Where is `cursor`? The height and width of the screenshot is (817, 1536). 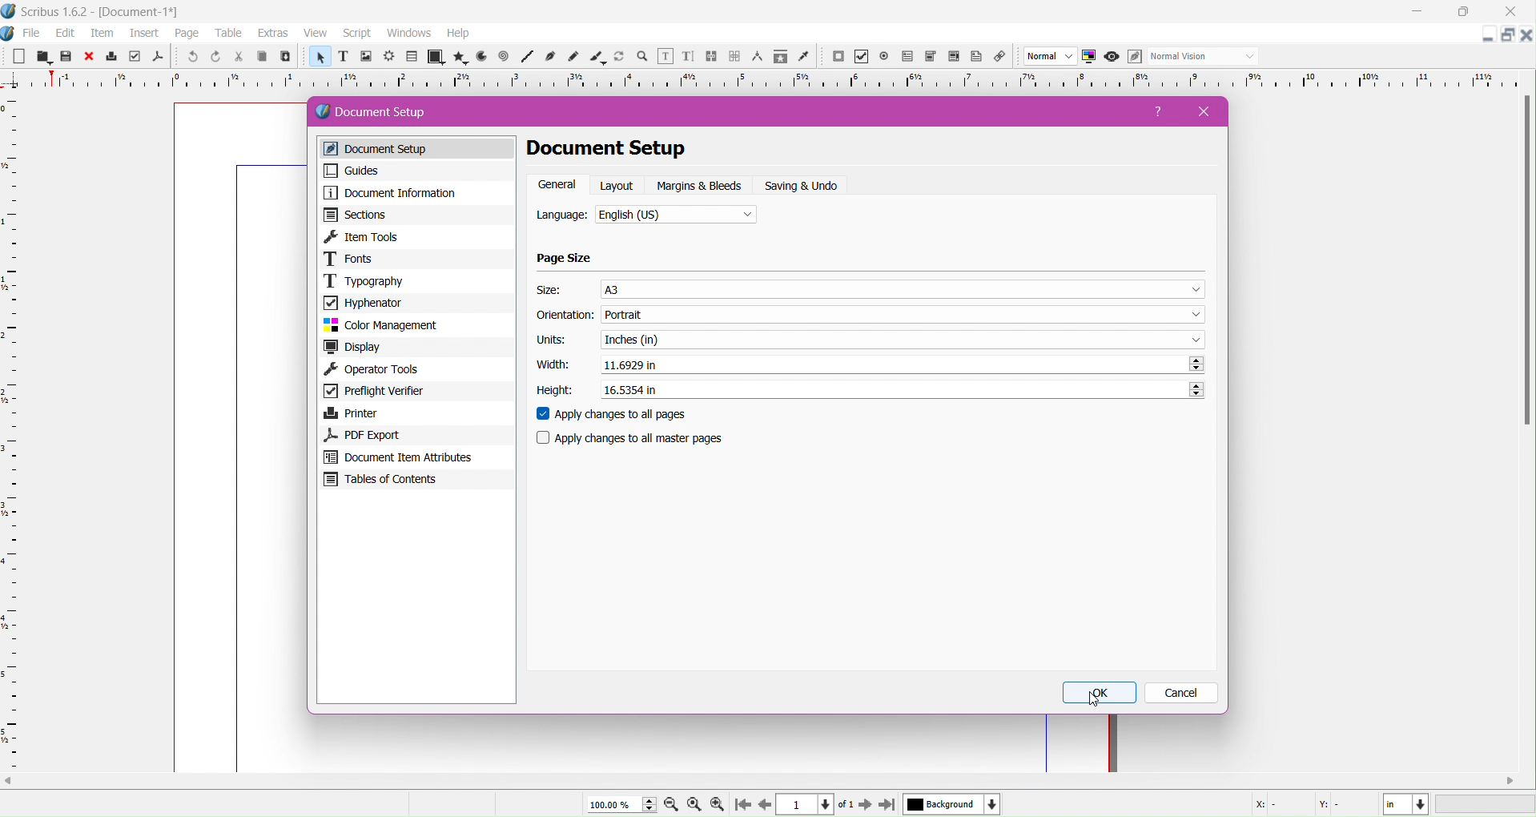 cursor is located at coordinates (1094, 700).